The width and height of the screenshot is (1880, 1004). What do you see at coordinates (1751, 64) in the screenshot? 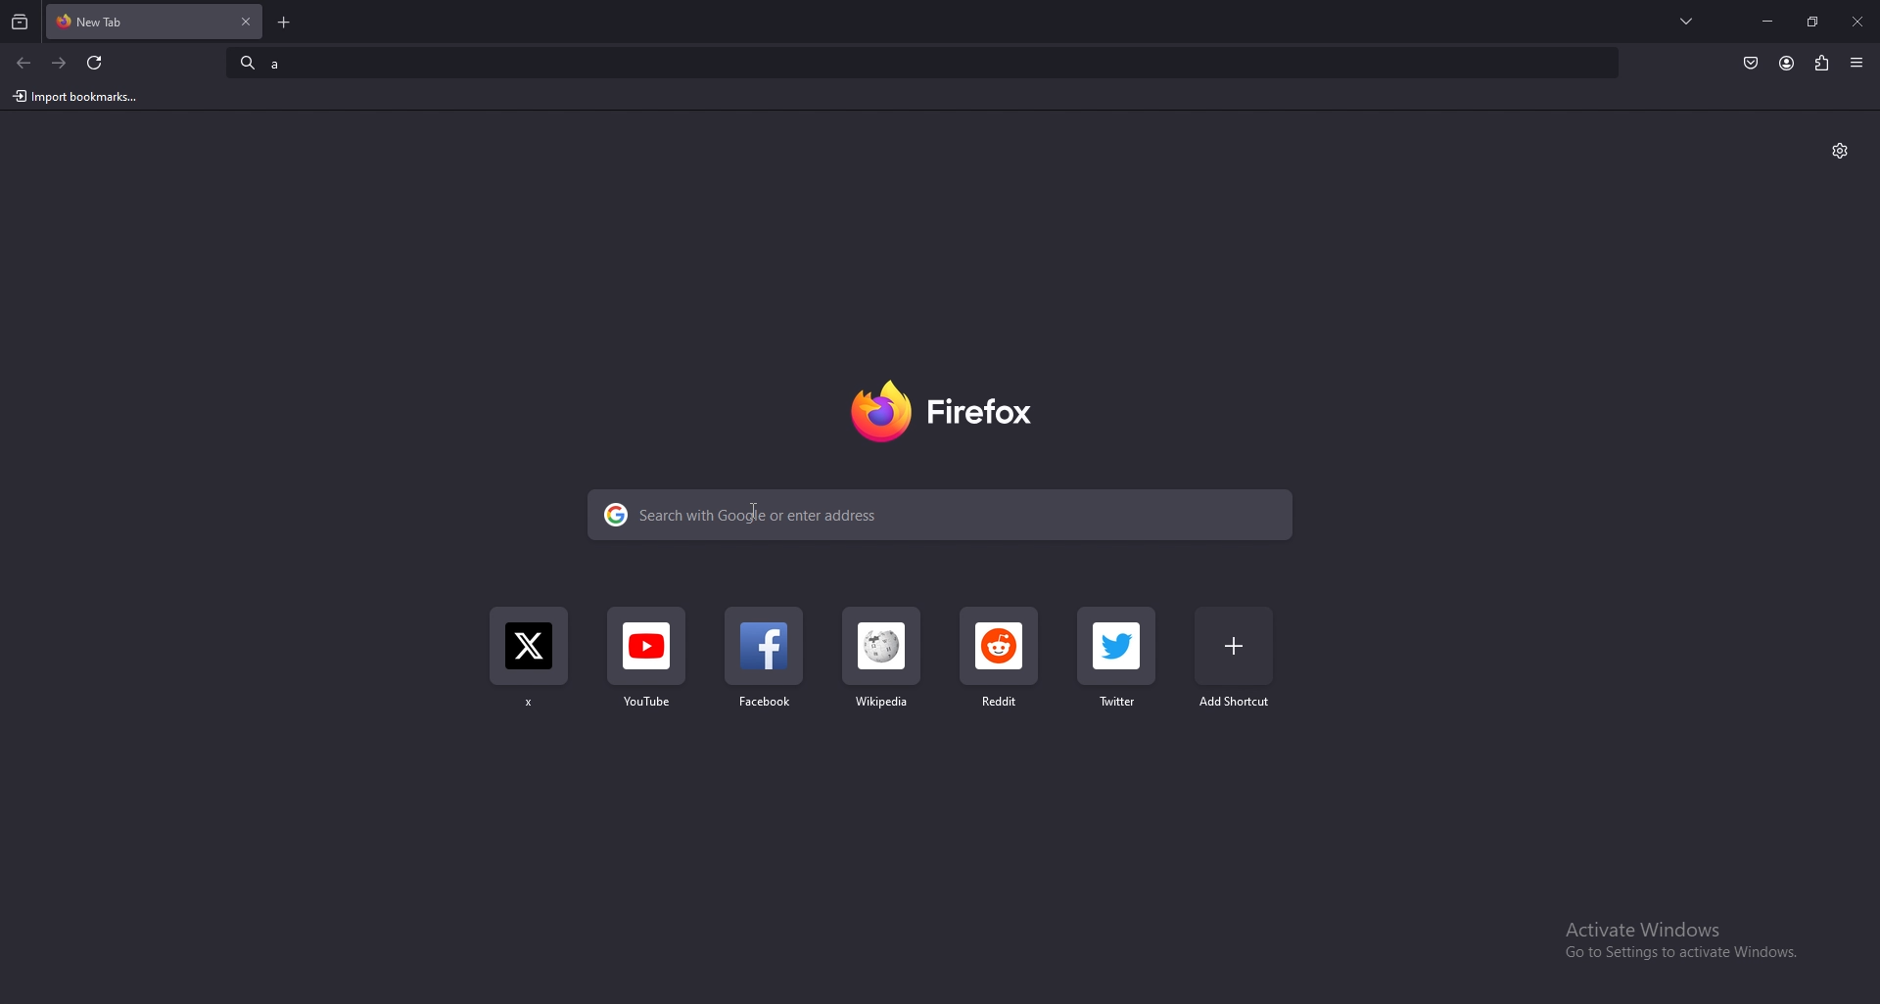
I see `save to pocket` at bounding box center [1751, 64].